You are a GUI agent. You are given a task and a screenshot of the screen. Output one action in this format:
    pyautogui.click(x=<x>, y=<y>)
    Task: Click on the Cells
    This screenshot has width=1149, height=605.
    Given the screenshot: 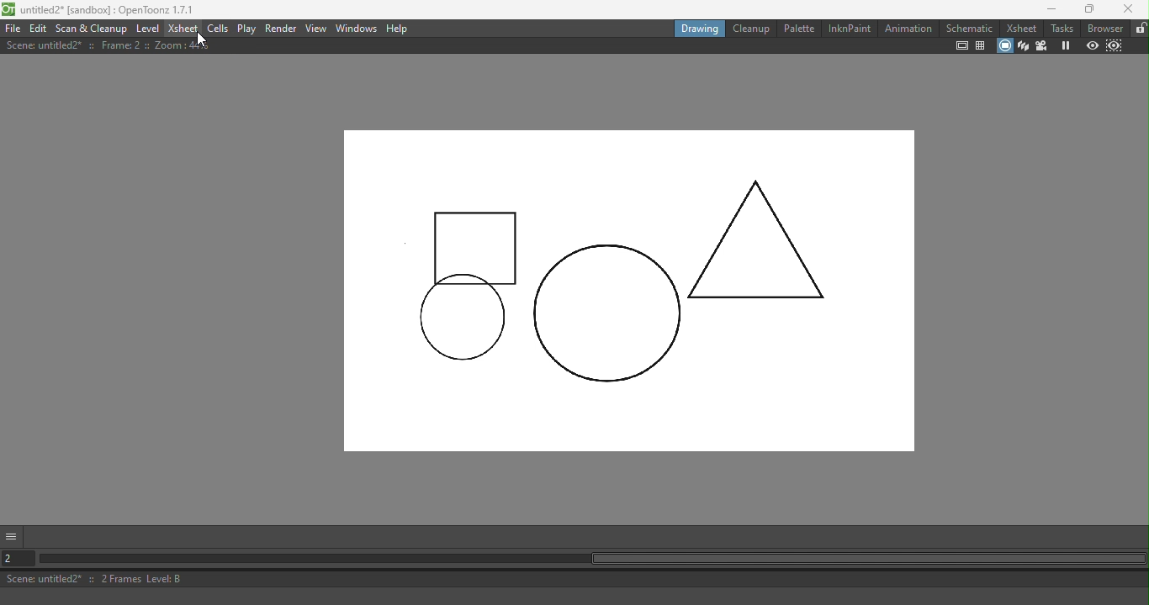 What is the action you would take?
    pyautogui.click(x=217, y=28)
    